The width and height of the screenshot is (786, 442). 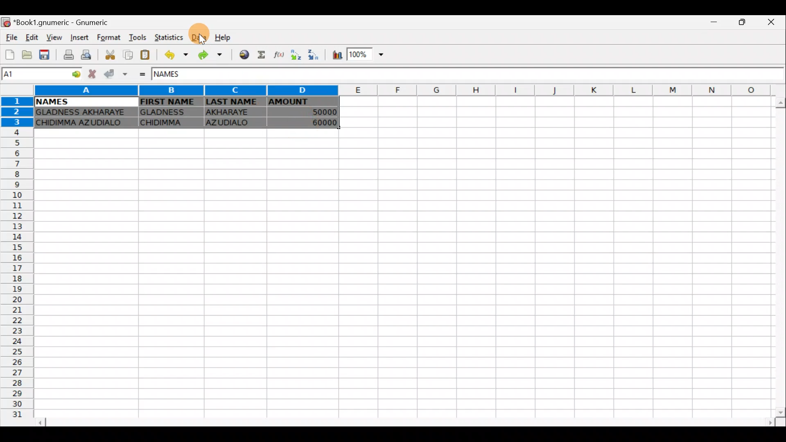 What do you see at coordinates (91, 74) in the screenshot?
I see `Cancel change` at bounding box center [91, 74].